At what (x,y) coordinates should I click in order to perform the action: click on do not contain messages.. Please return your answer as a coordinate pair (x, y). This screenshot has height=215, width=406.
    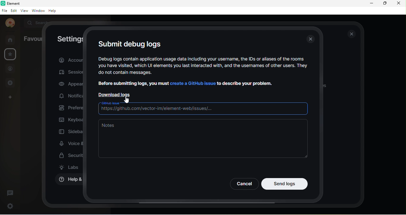
    Looking at the image, I should click on (137, 73).